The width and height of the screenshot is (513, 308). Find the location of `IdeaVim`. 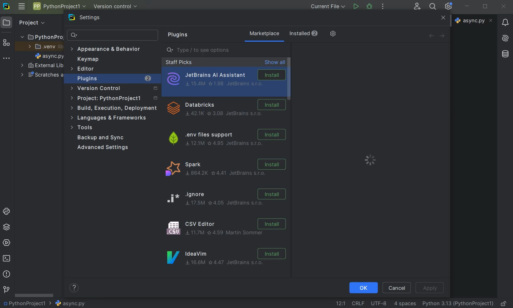

IdeaVim is located at coordinates (226, 259).